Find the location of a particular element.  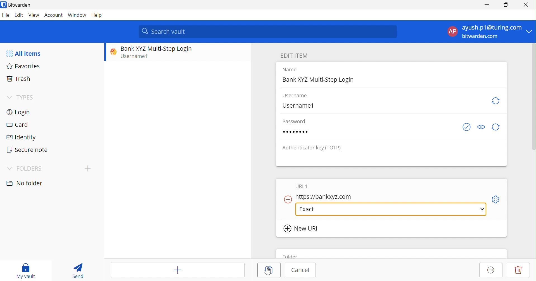

Username1 is located at coordinates (298, 106).